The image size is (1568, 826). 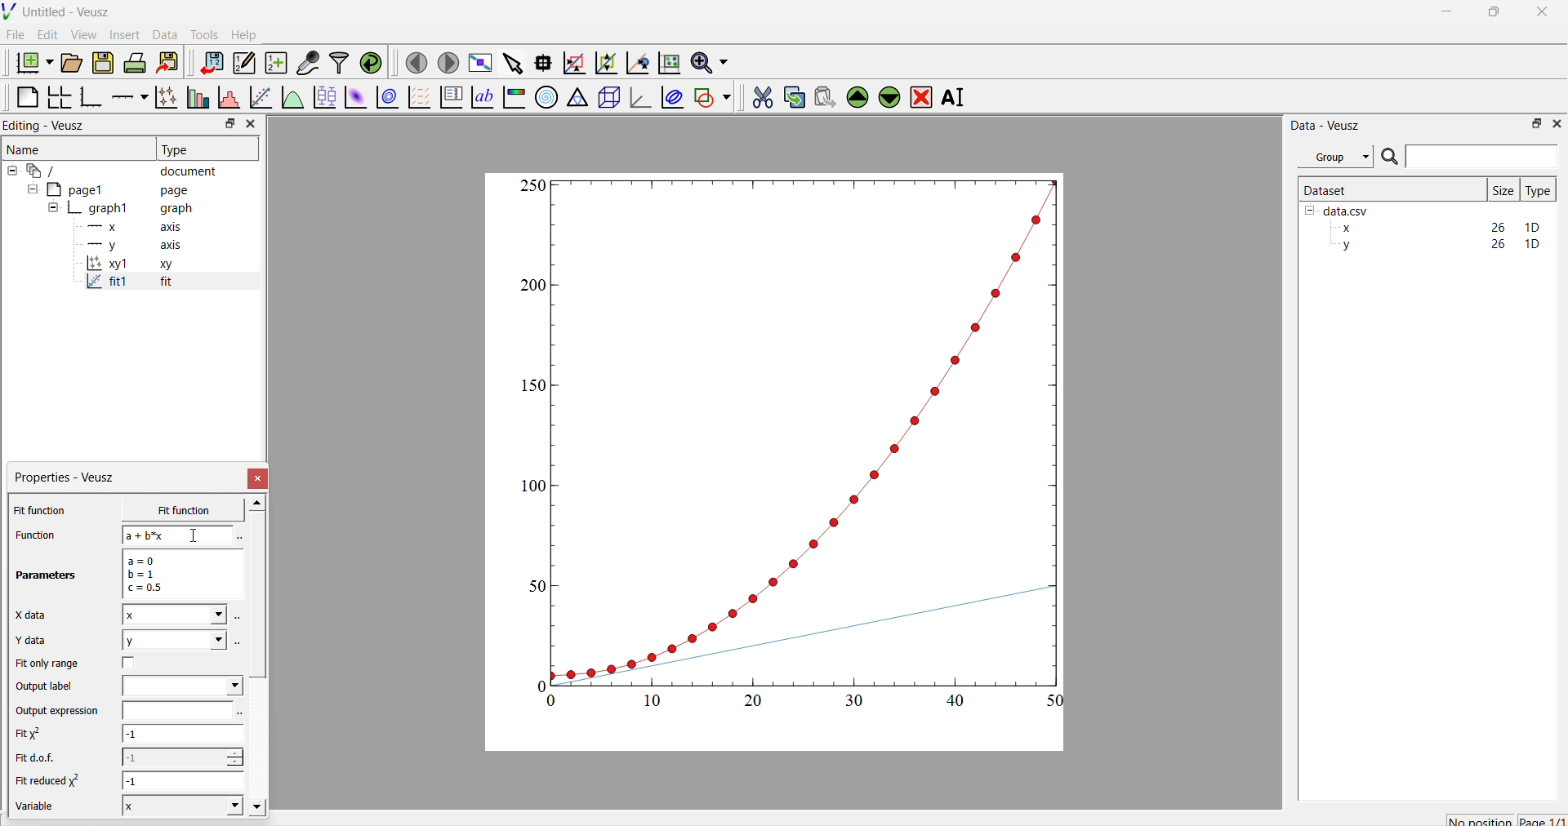 I want to click on data.csv, so click(x=1339, y=209).